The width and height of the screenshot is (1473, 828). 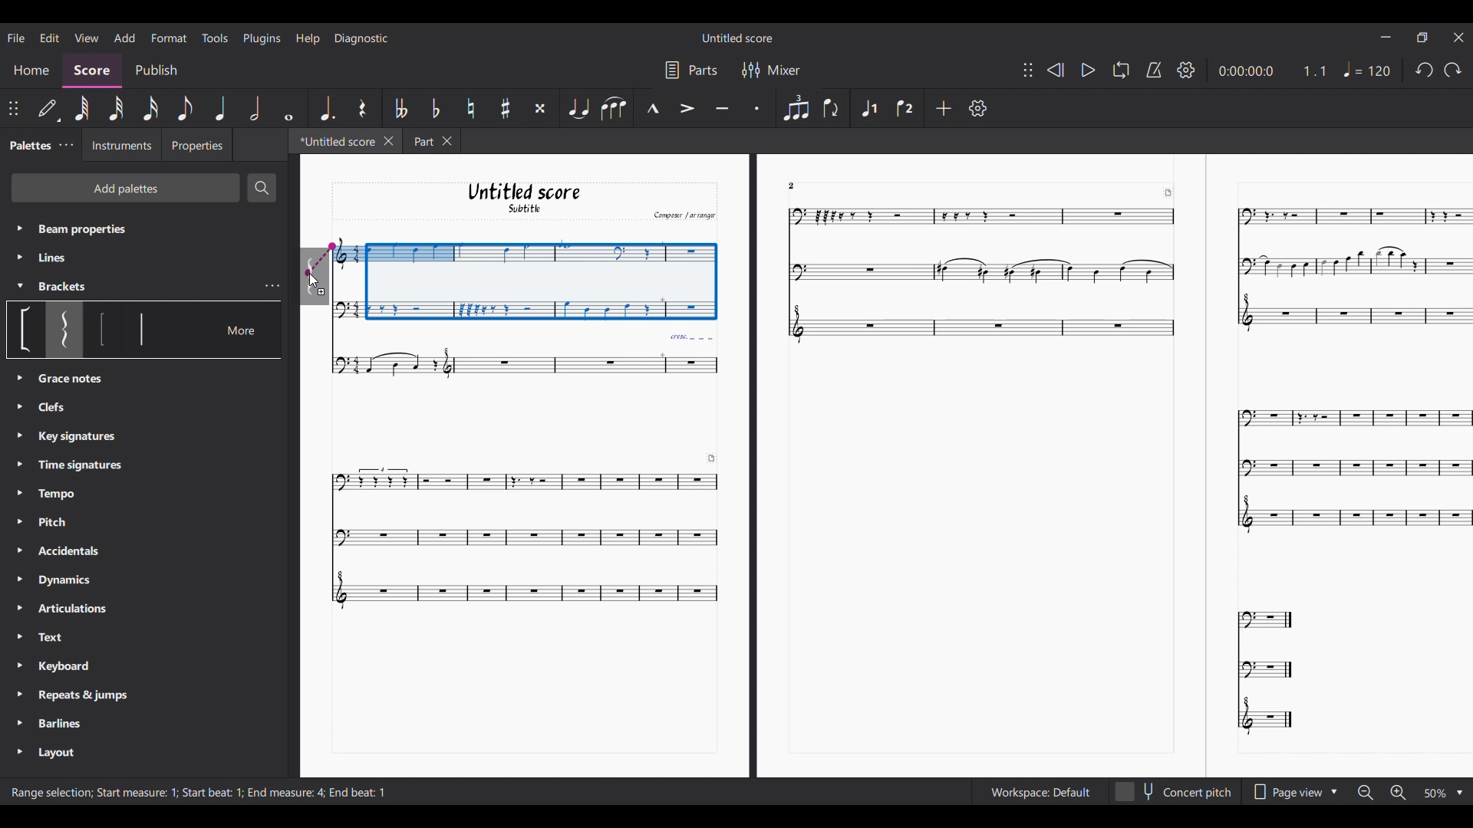 What do you see at coordinates (16, 37) in the screenshot?
I see `File` at bounding box center [16, 37].